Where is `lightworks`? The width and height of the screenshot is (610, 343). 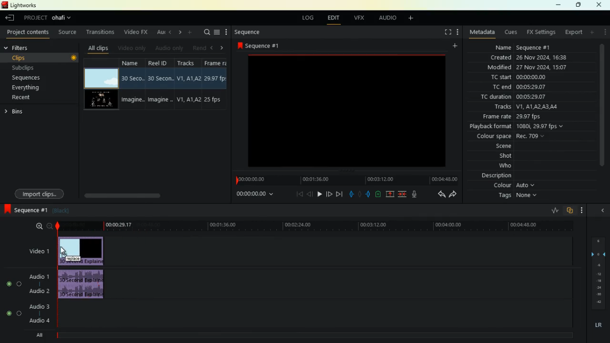
lightworks is located at coordinates (20, 5).